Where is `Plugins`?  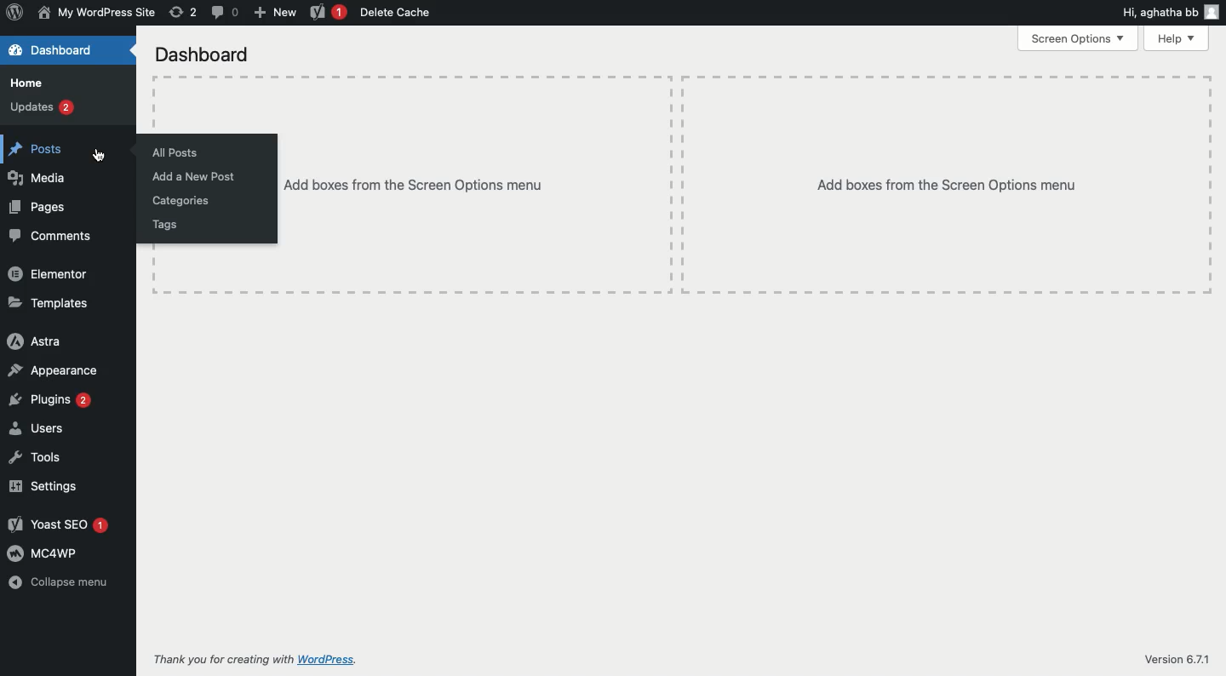 Plugins is located at coordinates (52, 400).